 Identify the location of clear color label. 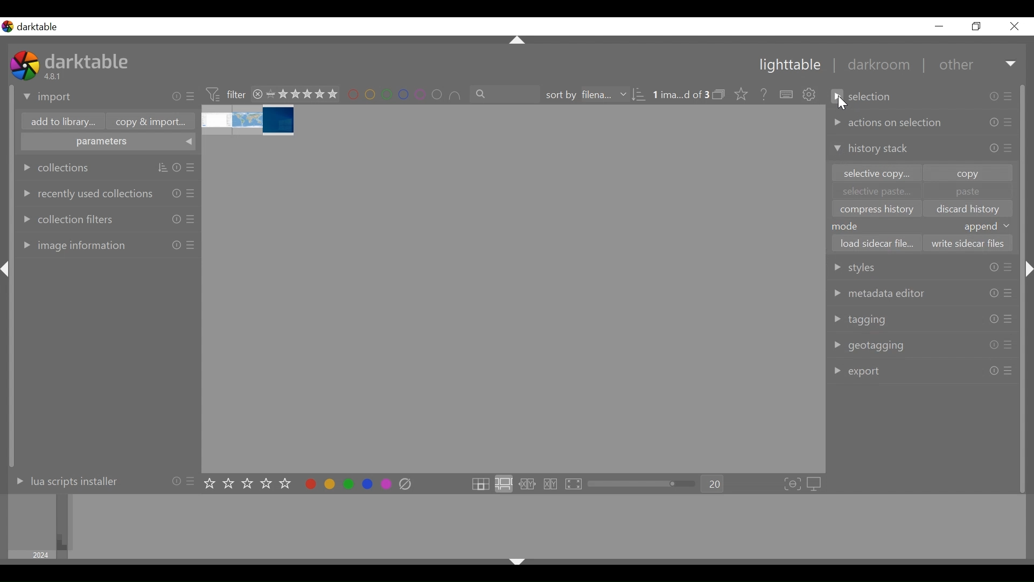
(408, 484).